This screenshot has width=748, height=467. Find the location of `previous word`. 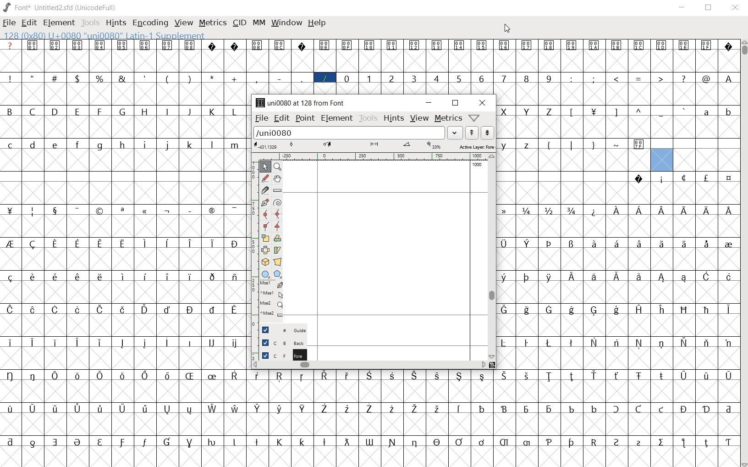

previous word is located at coordinates (472, 133).